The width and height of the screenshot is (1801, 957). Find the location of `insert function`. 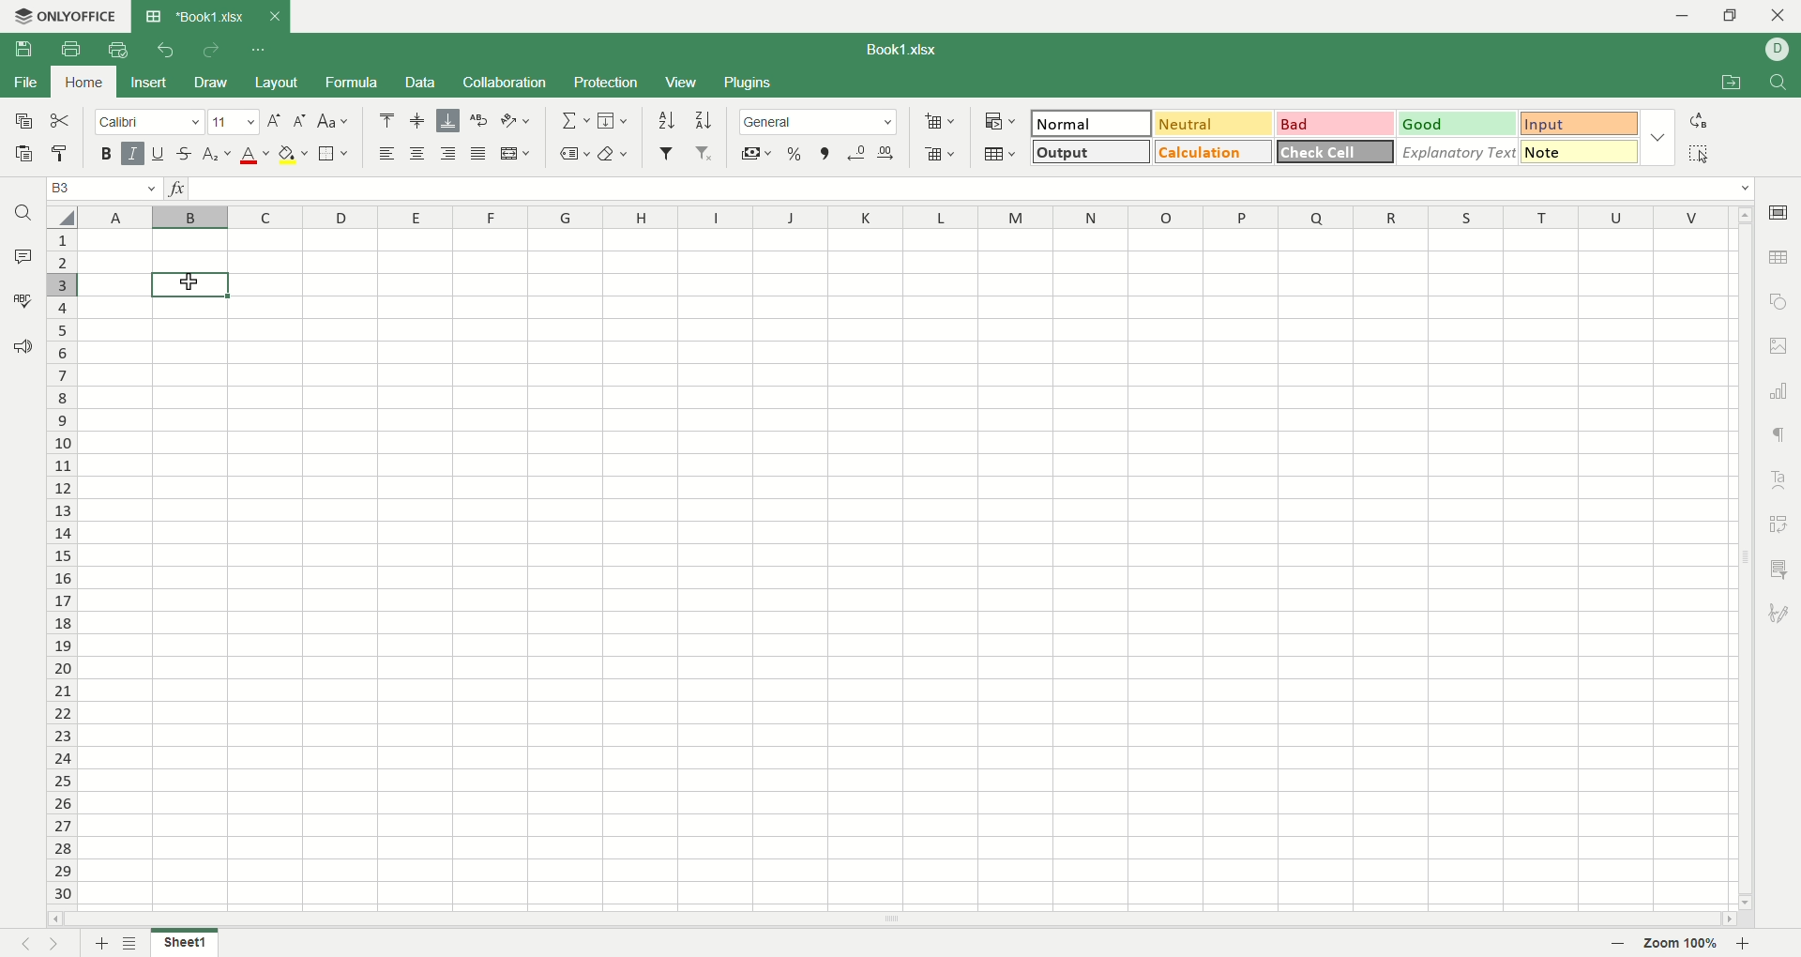

insert function is located at coordinates (177, 189).